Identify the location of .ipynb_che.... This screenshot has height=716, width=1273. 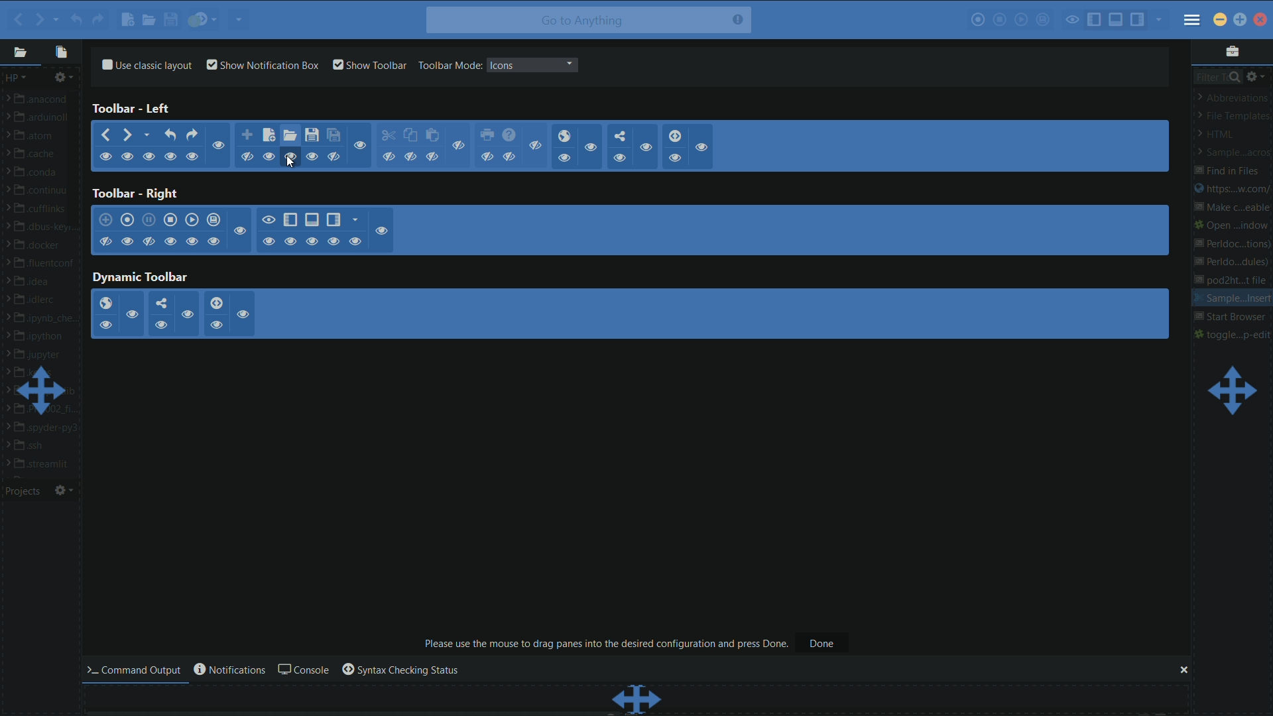
(46, 320).